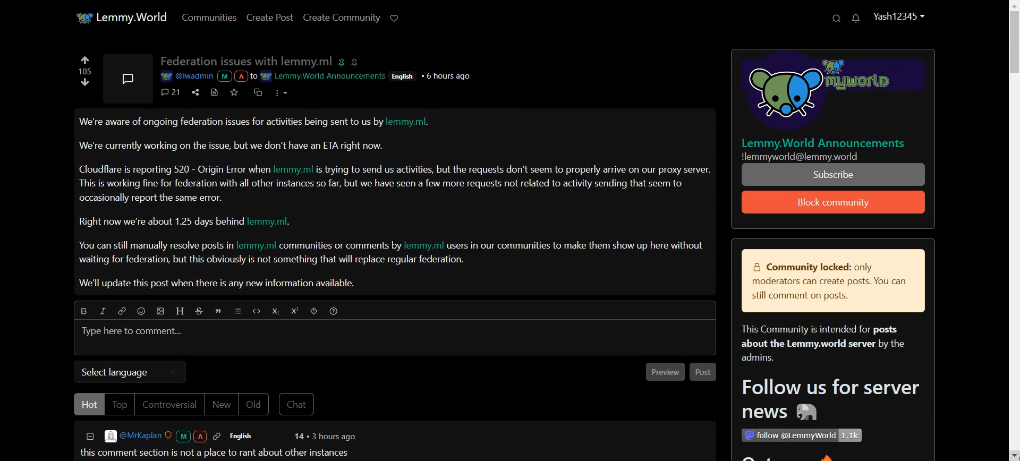 This screenshot has height=461, width=1020. I want to click on English, so click(244, 437).